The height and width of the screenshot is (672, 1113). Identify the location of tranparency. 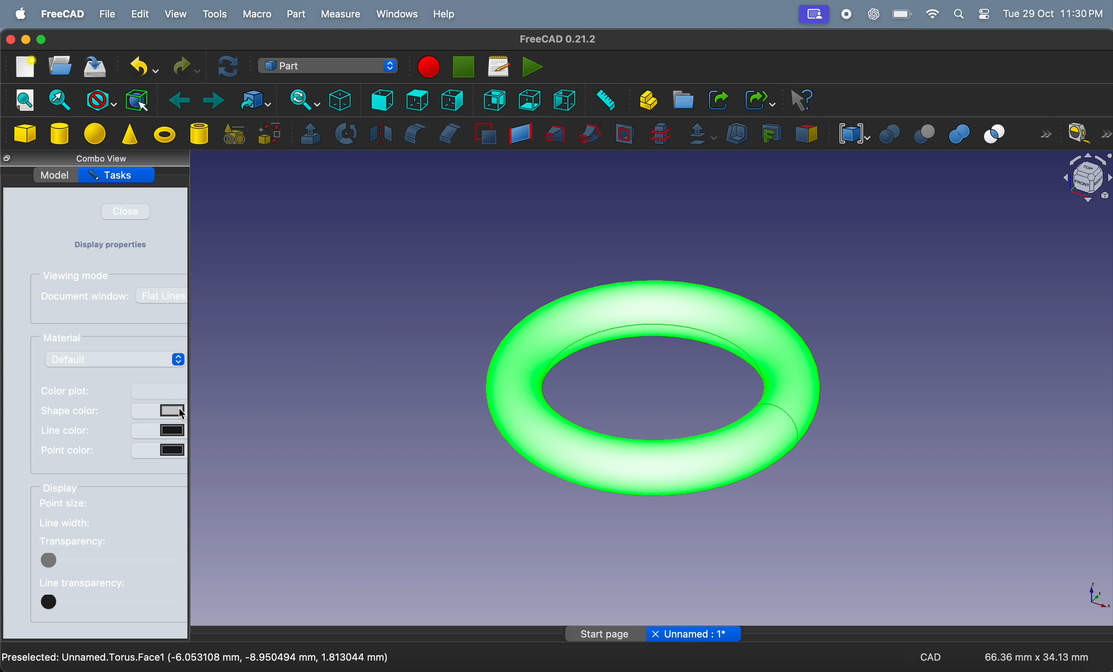
(83, 542).